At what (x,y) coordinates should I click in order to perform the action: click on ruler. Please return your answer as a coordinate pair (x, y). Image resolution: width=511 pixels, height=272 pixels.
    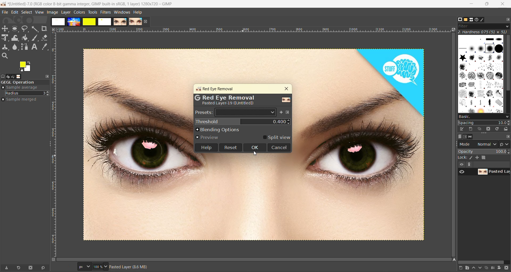
    Looking at the image, I should click on (55, 144).